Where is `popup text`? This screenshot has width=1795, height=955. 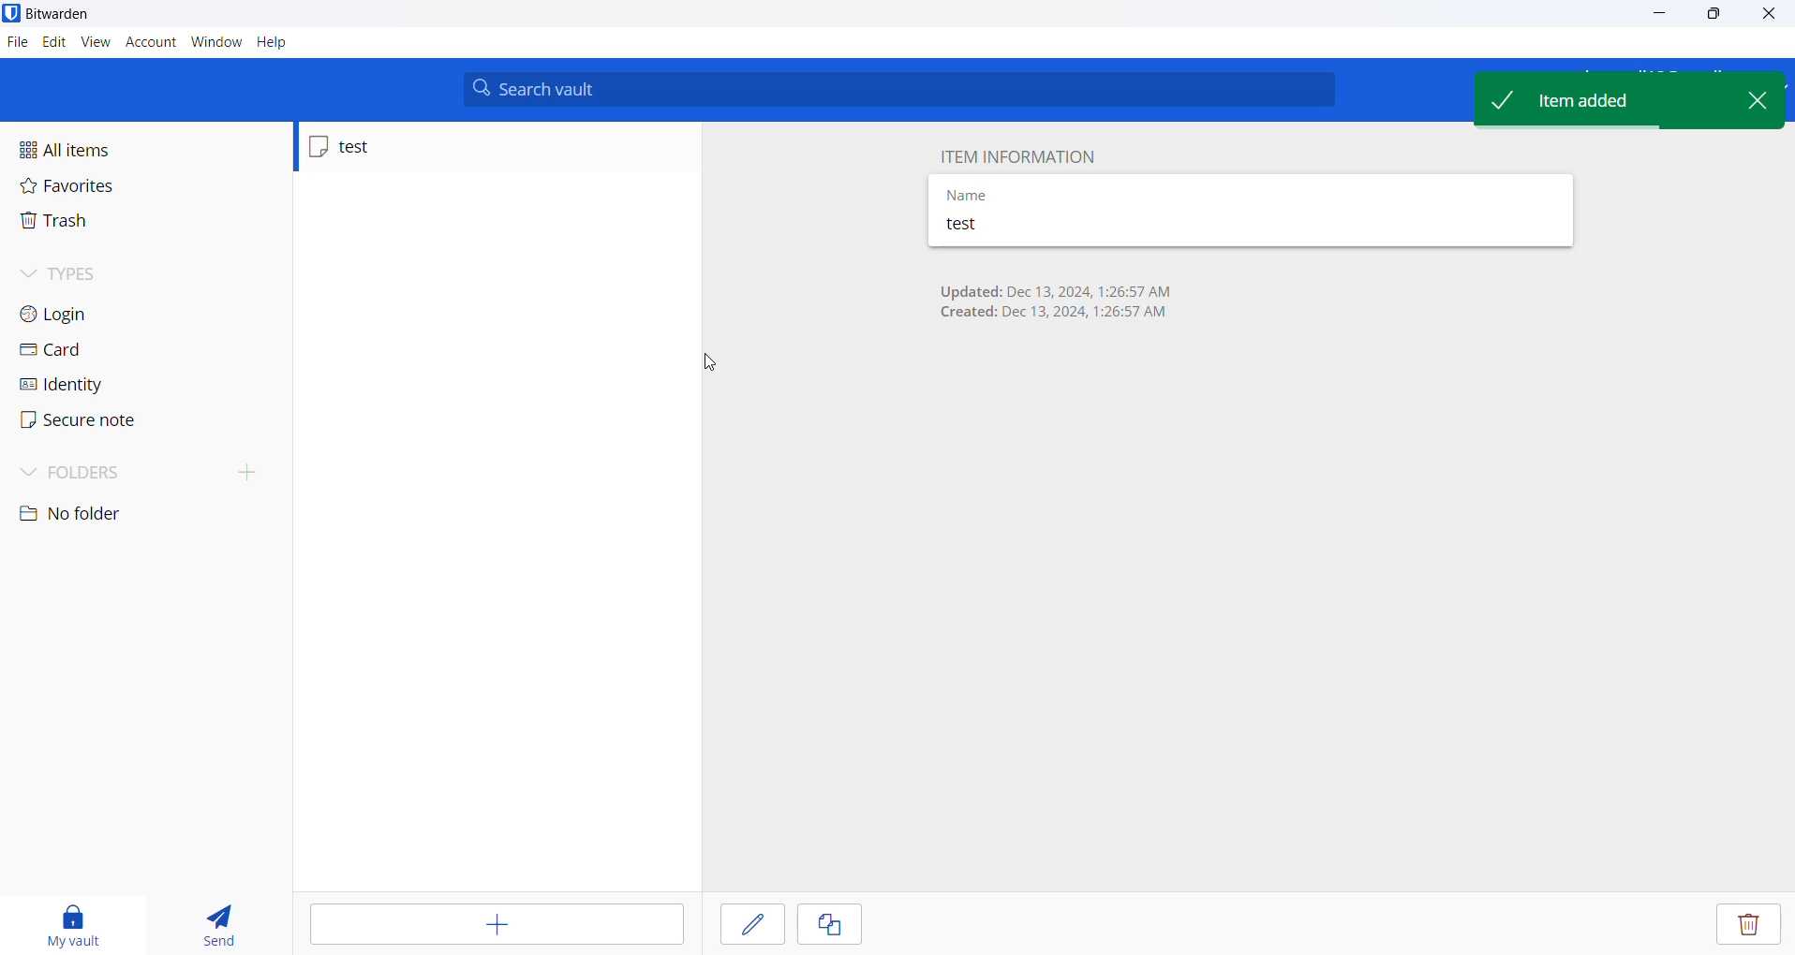 popup text is located at coordinates (1598, 100).